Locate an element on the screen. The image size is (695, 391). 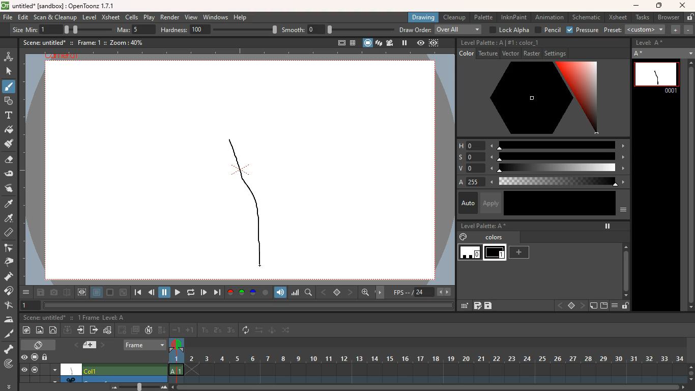
cleanup is located at coordinates (454, 17).